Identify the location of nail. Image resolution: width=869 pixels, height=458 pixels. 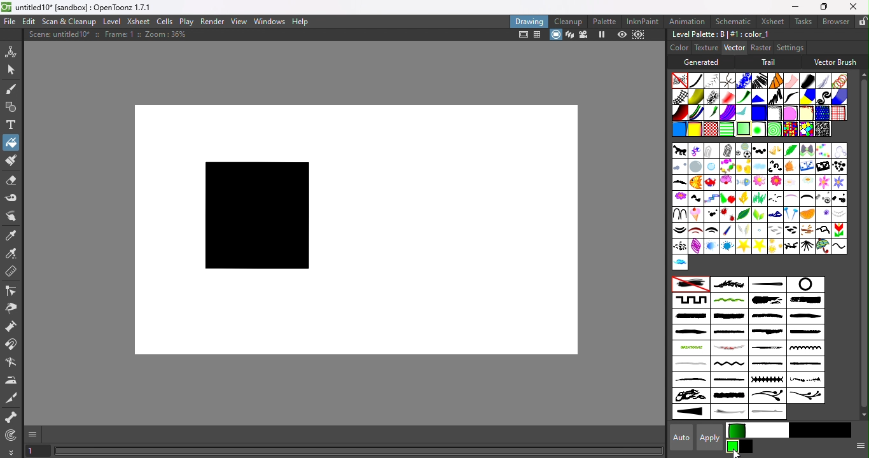
(790, 215).